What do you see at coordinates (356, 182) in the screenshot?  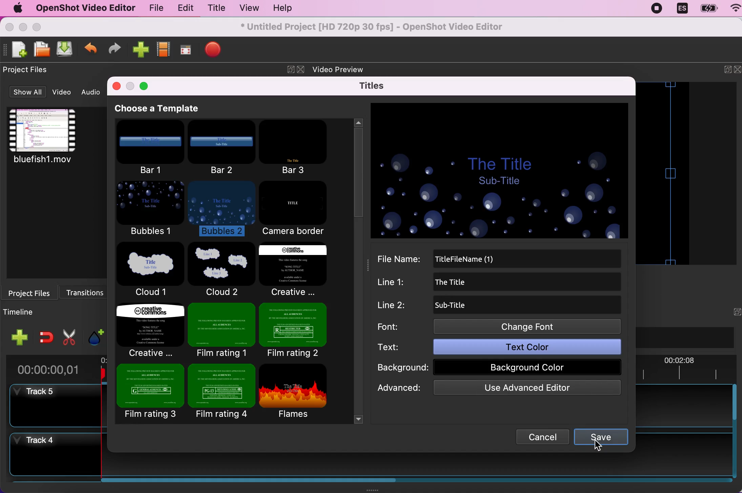 I see `vertical slider` at bounding box center [356, 182].